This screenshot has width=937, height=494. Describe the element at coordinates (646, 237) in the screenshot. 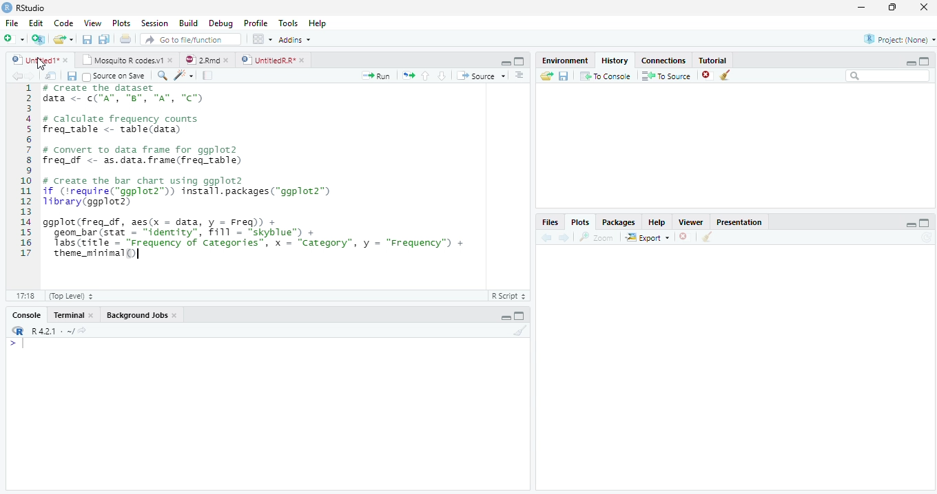

I see `Export` at that location.